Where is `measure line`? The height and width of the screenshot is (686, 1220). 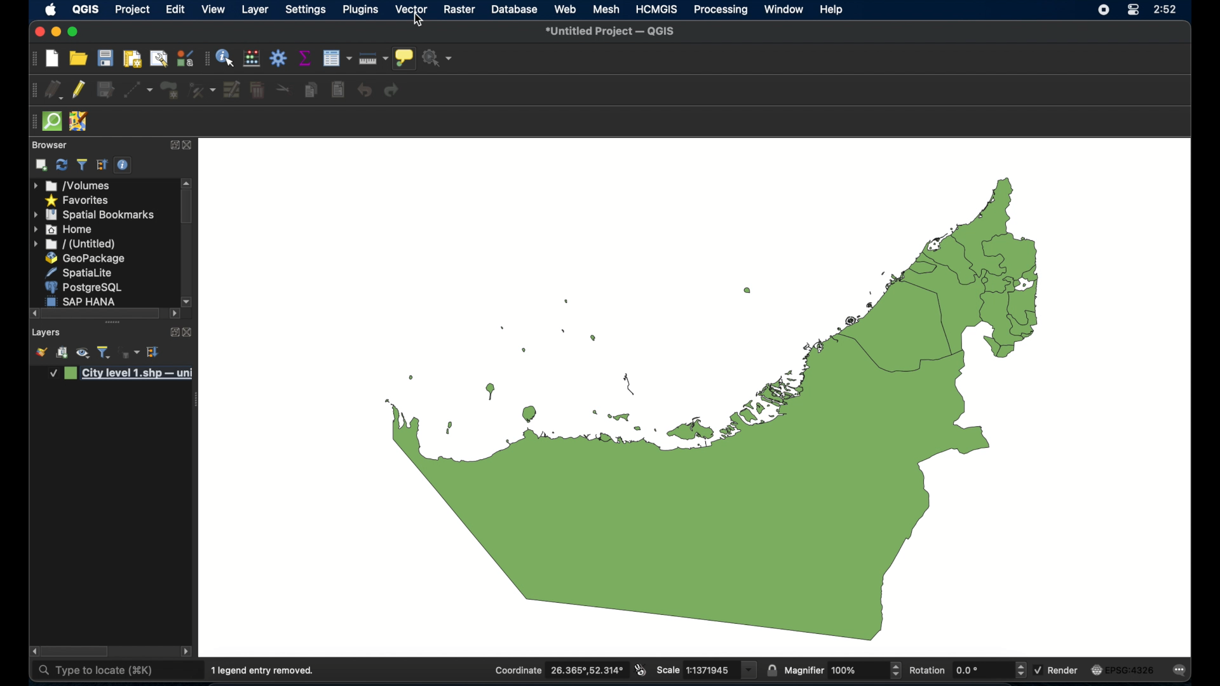
measure line is located at coordinates (373, 58).